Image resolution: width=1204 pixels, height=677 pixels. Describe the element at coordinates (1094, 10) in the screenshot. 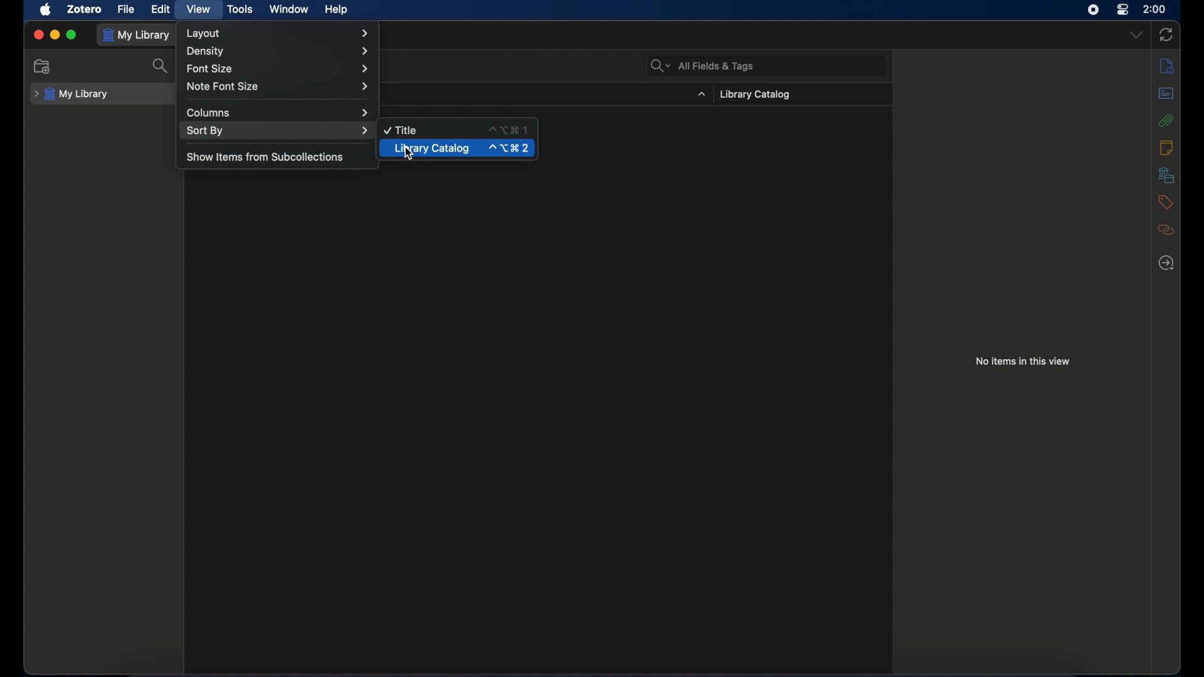

I see `screen recorder` at that location.